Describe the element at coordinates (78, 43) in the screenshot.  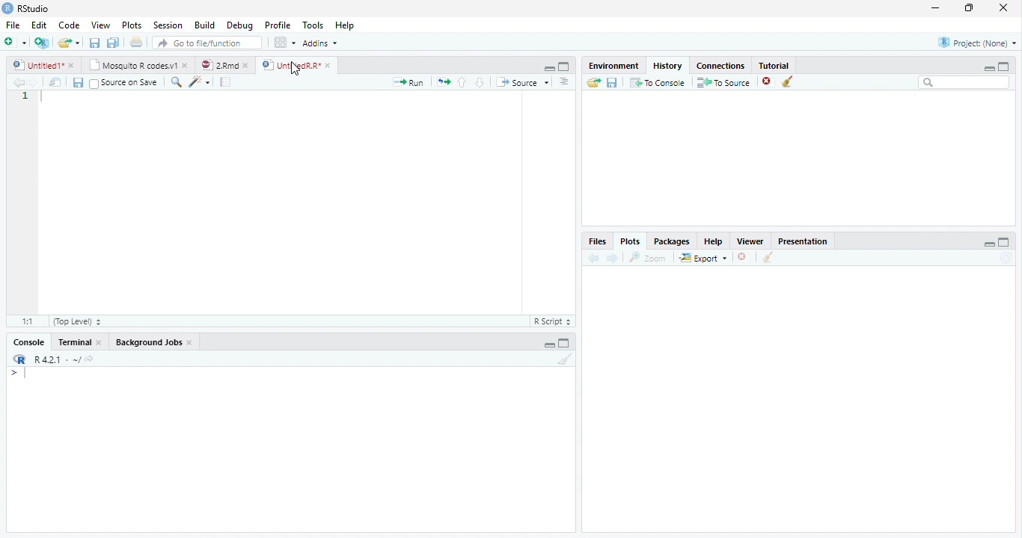
I see `Open recent files` at that location.